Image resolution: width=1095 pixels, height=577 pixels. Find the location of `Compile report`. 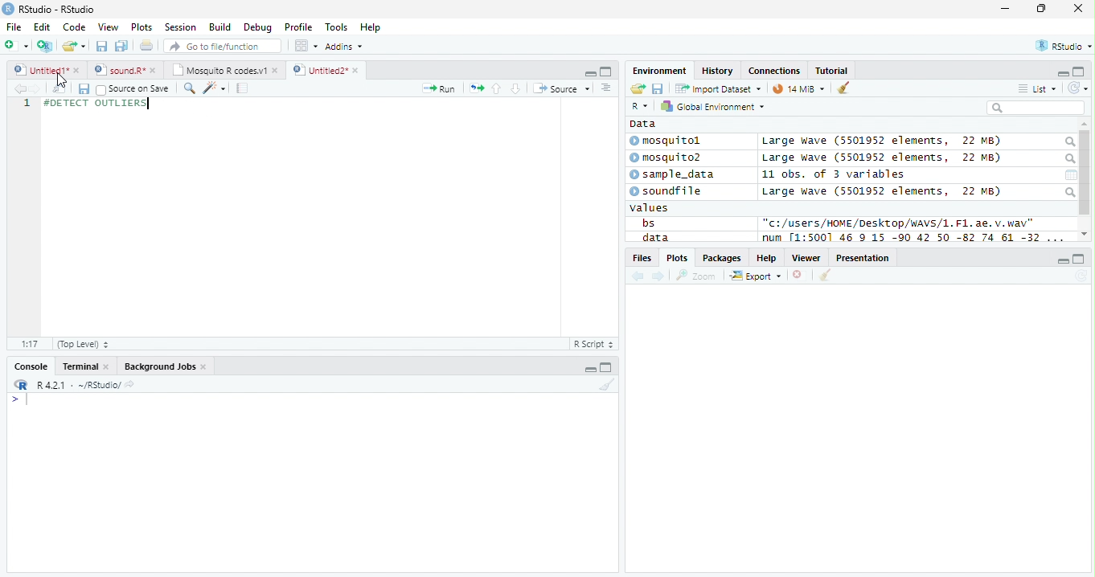

Compile report is located at coordinates (243, 88).